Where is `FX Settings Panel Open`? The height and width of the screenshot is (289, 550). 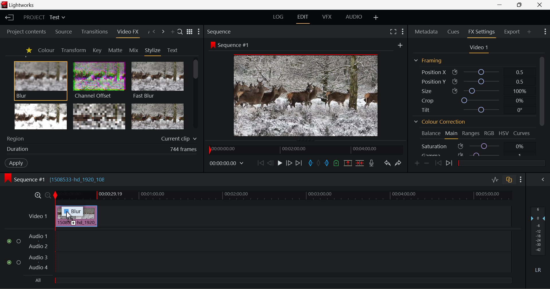 FX Settings Panel Open is located at coordinates (481, 33).